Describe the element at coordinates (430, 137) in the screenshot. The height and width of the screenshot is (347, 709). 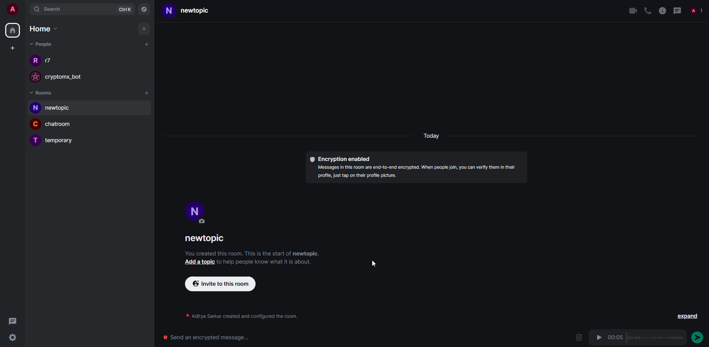
I see `day` at that location.